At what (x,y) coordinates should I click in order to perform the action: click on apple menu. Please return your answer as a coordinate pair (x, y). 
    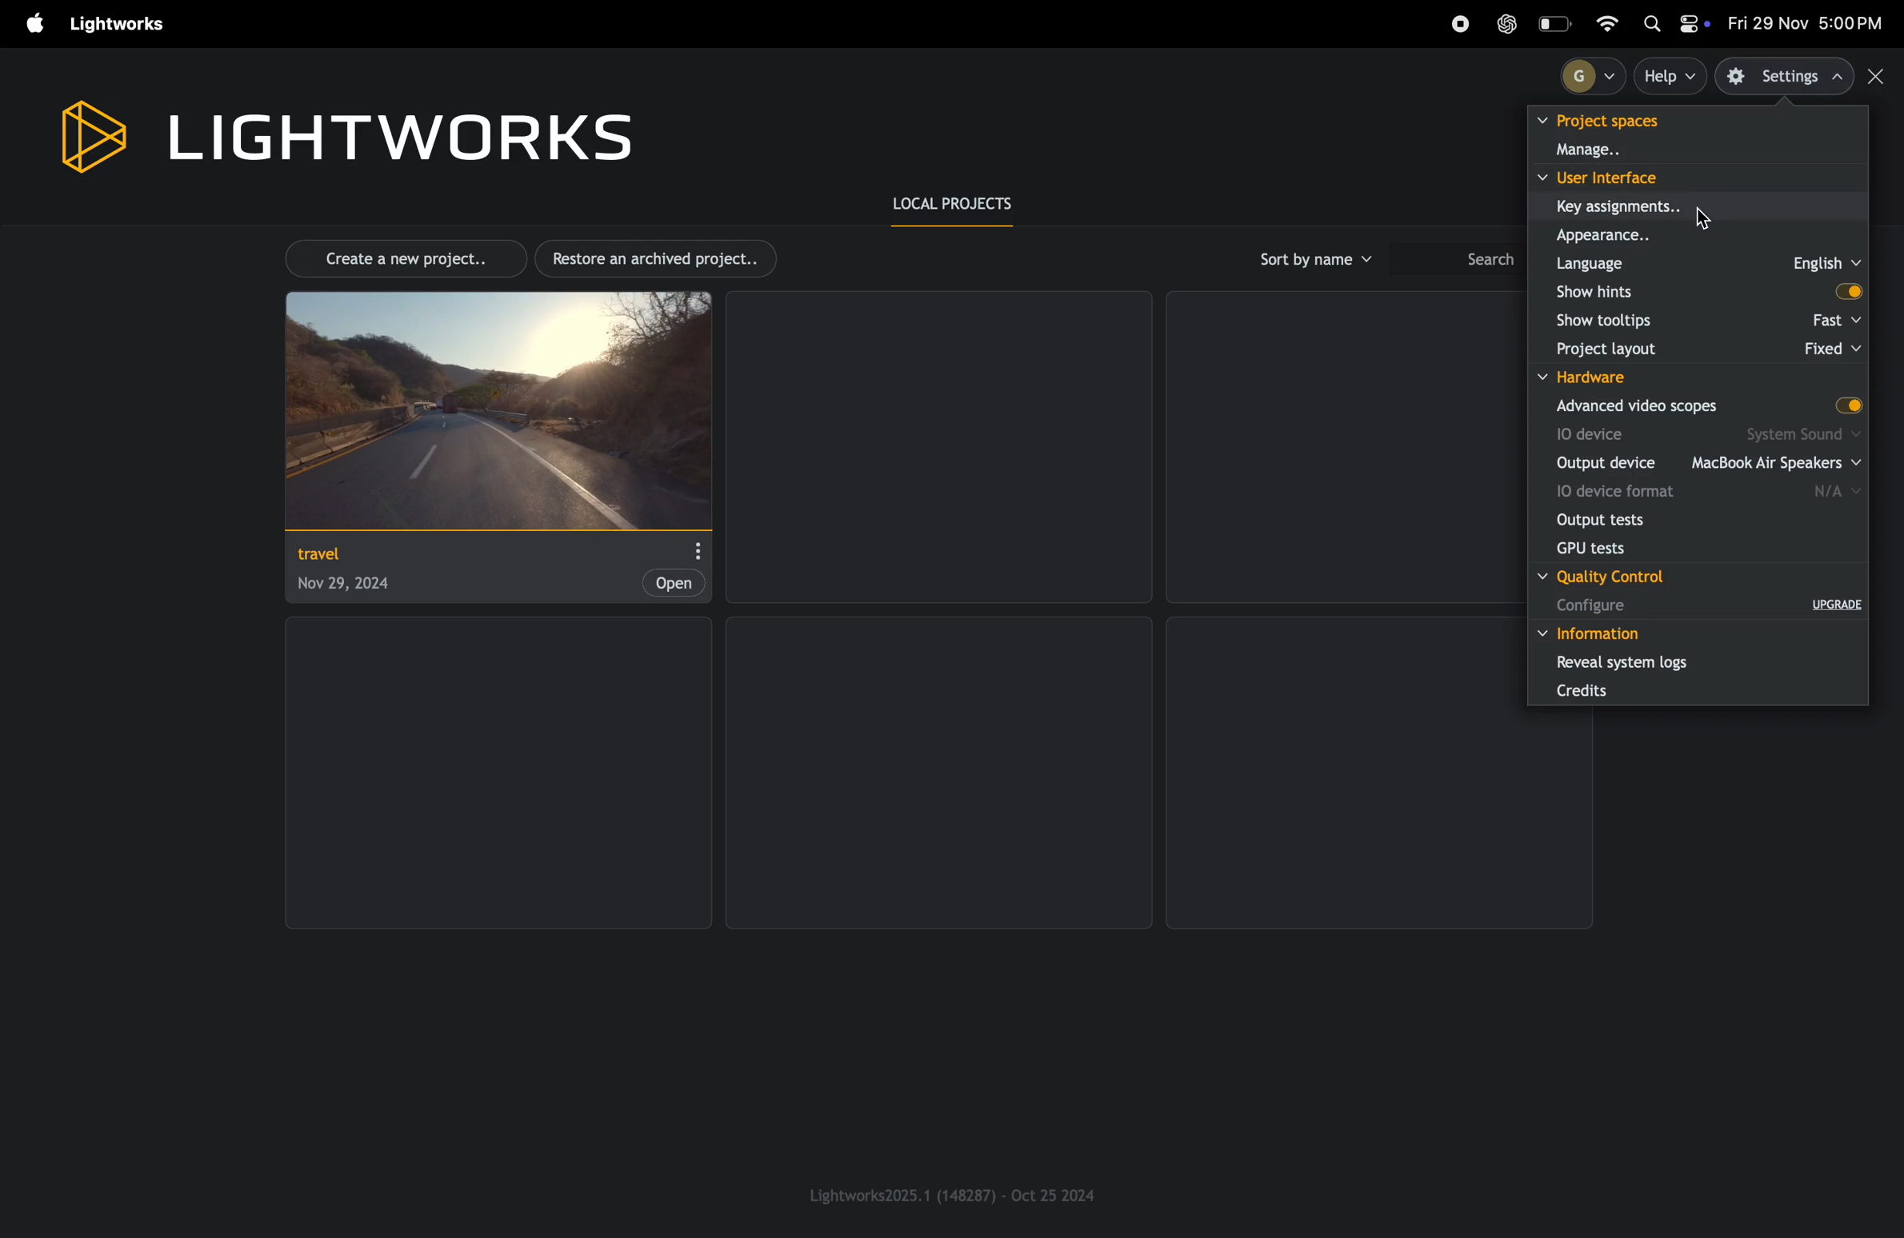
    Looking at the image, I should click on (28, 25).